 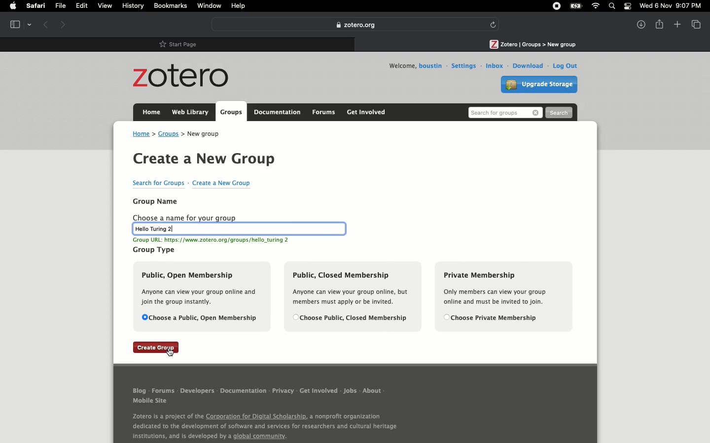 What do you see at coordinates (283, 390) in the screenshot?
I see `Privacy` at bounding box center [283, 390].